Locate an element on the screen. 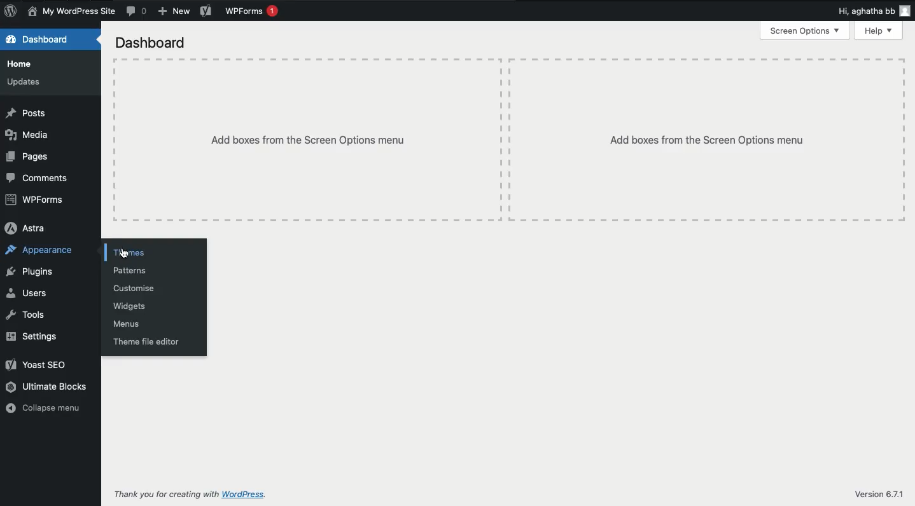 The height and width of the screenshot is (506, 915). cursor is located at coordinates (125, 254).